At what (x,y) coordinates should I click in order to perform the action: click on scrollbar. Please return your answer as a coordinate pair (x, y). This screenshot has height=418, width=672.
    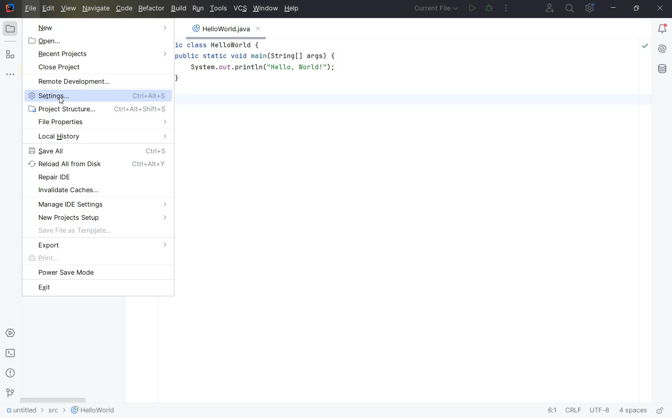
    Looking at the image, I should click on (53, 398).